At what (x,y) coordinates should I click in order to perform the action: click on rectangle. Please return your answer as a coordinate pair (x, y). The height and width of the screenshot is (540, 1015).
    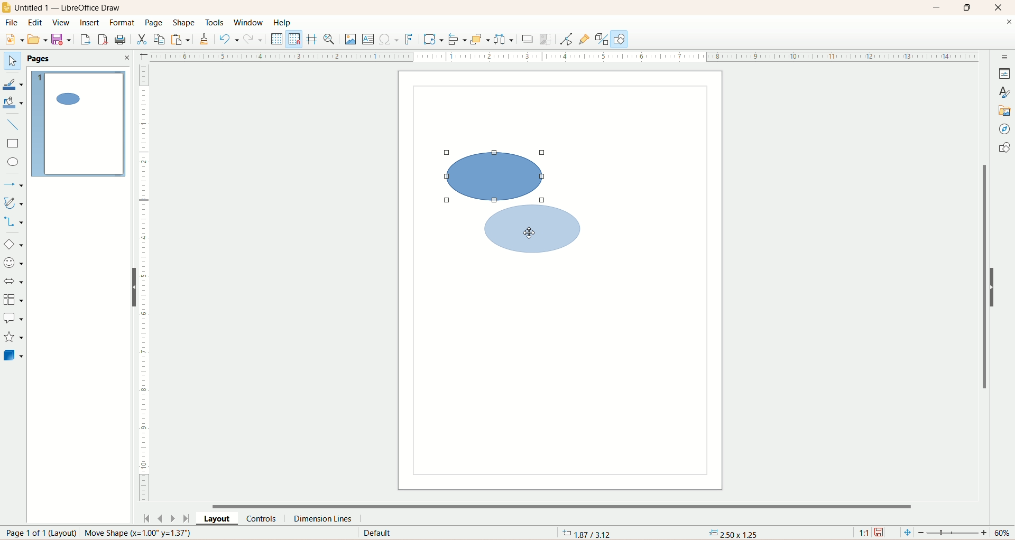
    Looking at the image, I should click on (14, 143).